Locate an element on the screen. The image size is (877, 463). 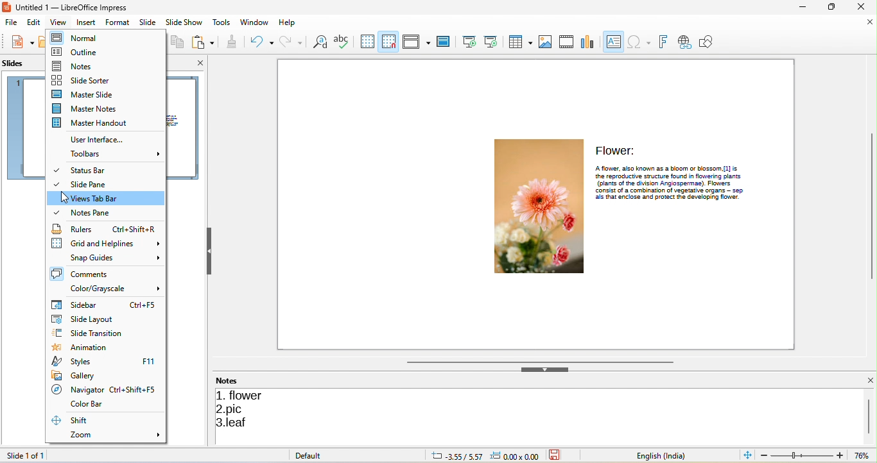
side pane is located at coordinates (96, 185).